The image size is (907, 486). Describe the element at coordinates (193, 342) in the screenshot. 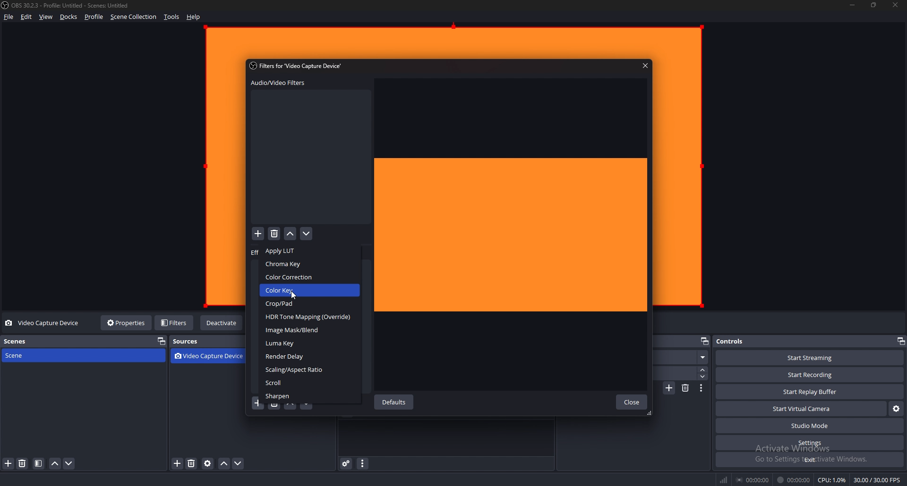

I see `sources` at that location.